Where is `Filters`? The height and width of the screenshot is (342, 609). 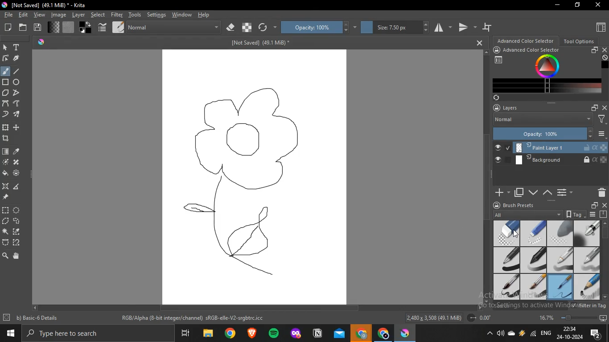 Filters is located at coordinates (602, 120).